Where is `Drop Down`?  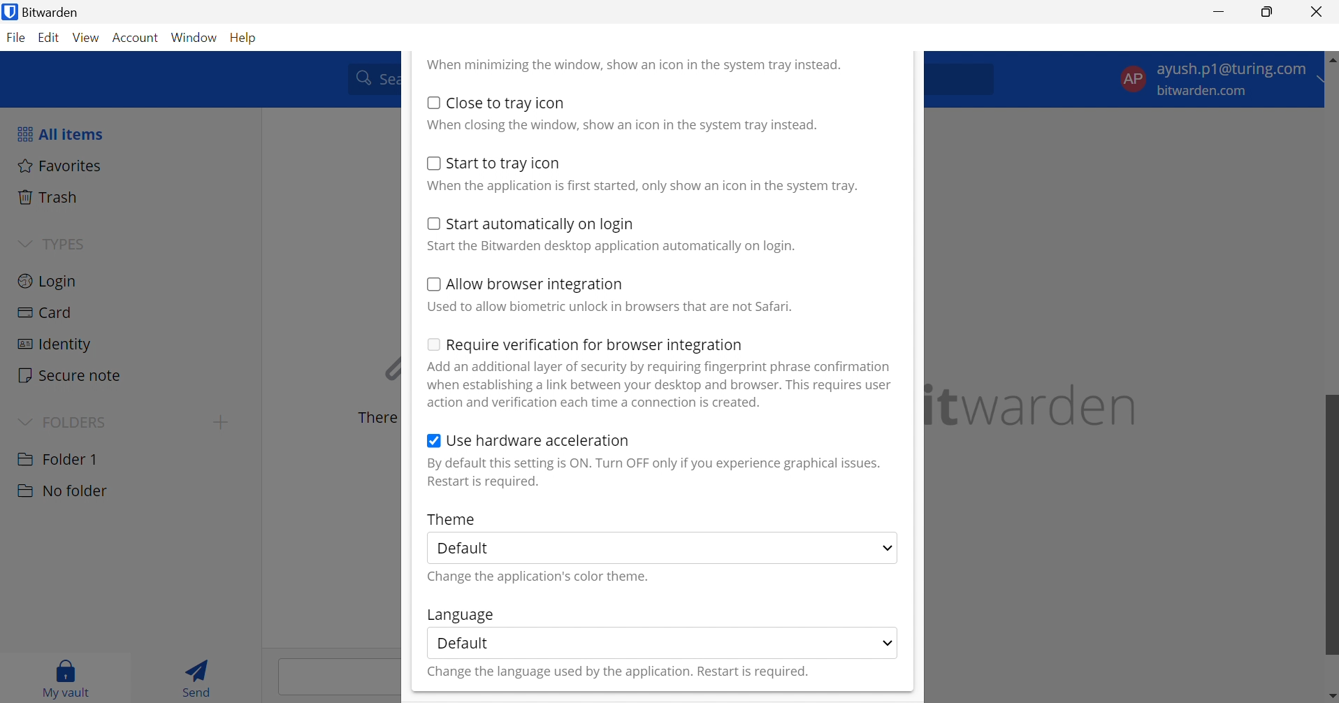
Drop Down is located at coordinates (1328, 68).